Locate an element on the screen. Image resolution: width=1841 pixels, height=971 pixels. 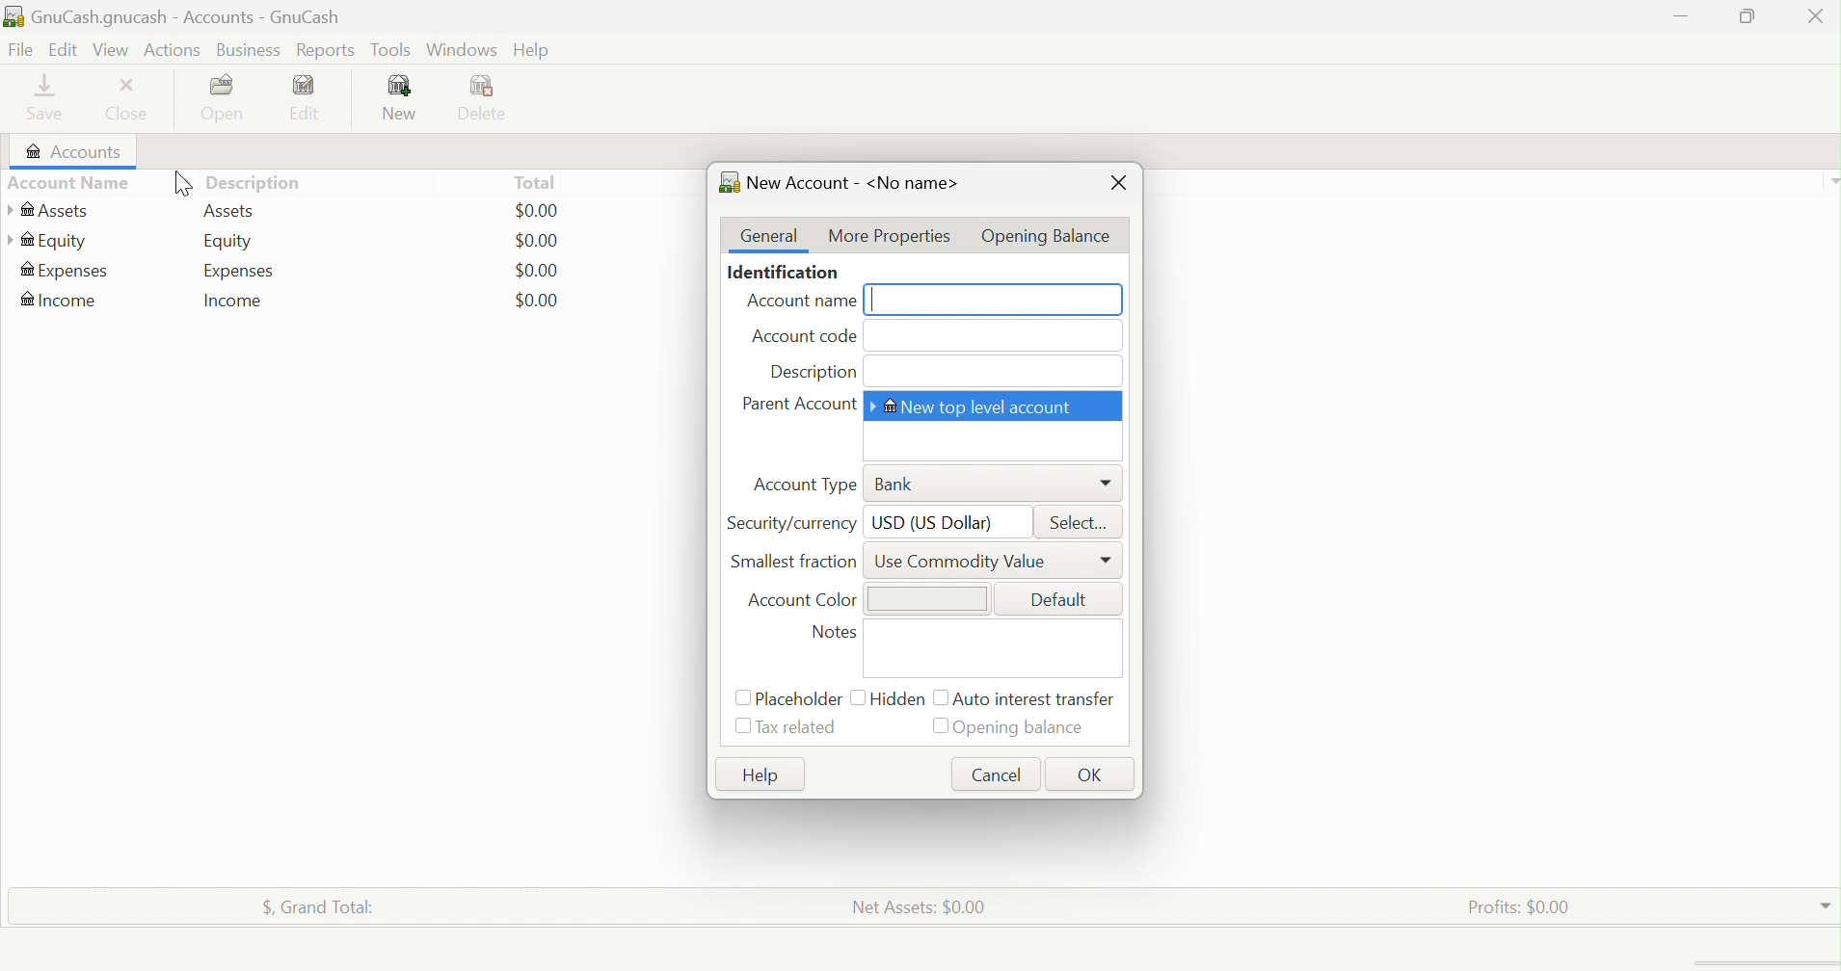
More is located at coordinates (1107, 562).